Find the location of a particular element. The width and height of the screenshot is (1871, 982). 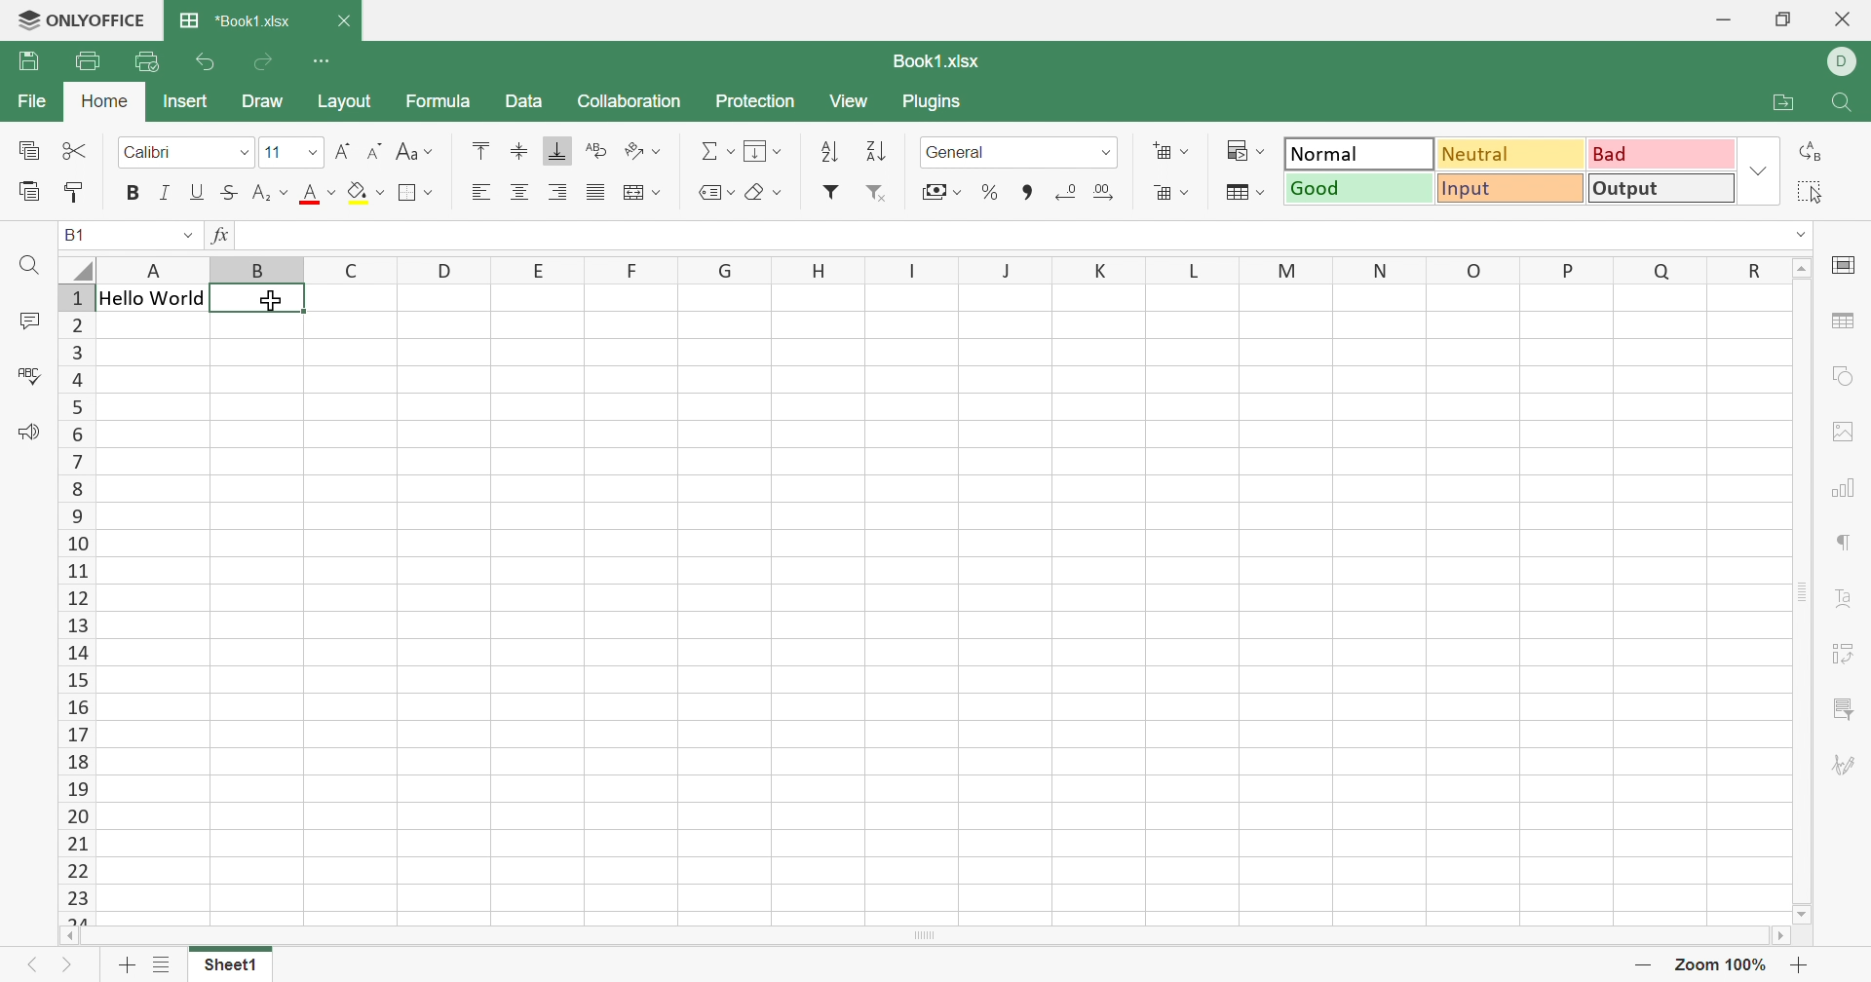

Sort ascending is located at coordinates (830, 152).